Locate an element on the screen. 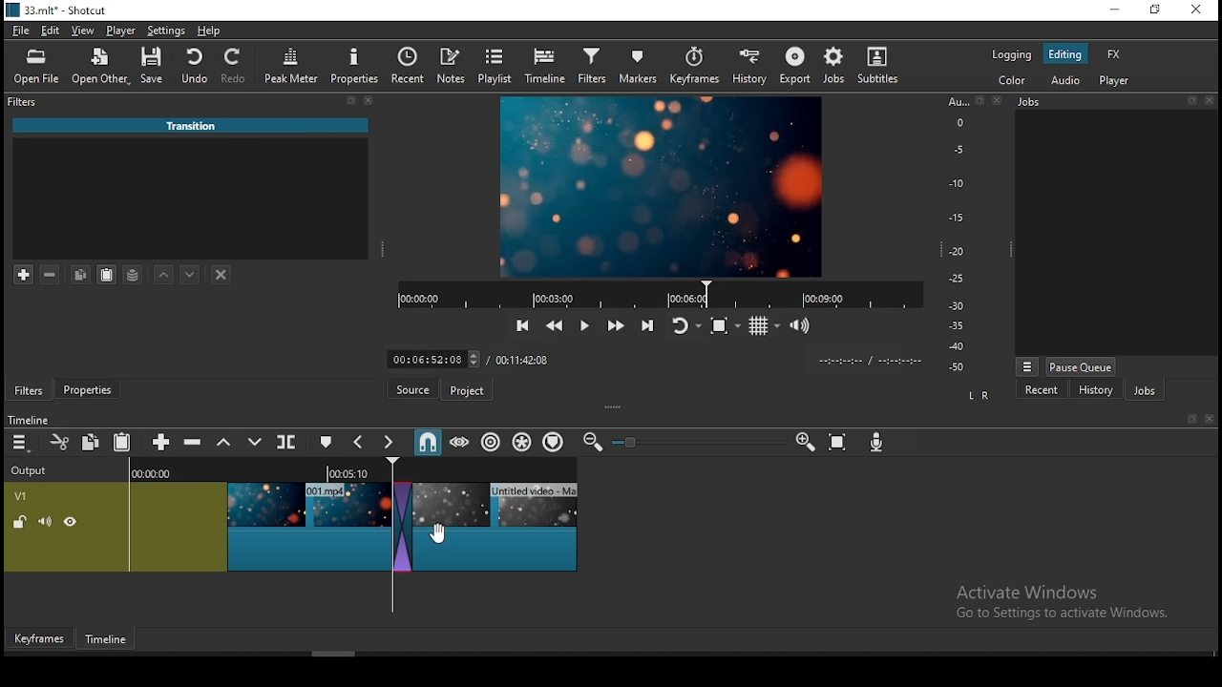  scroll bar is located at coordinates (335, 653).